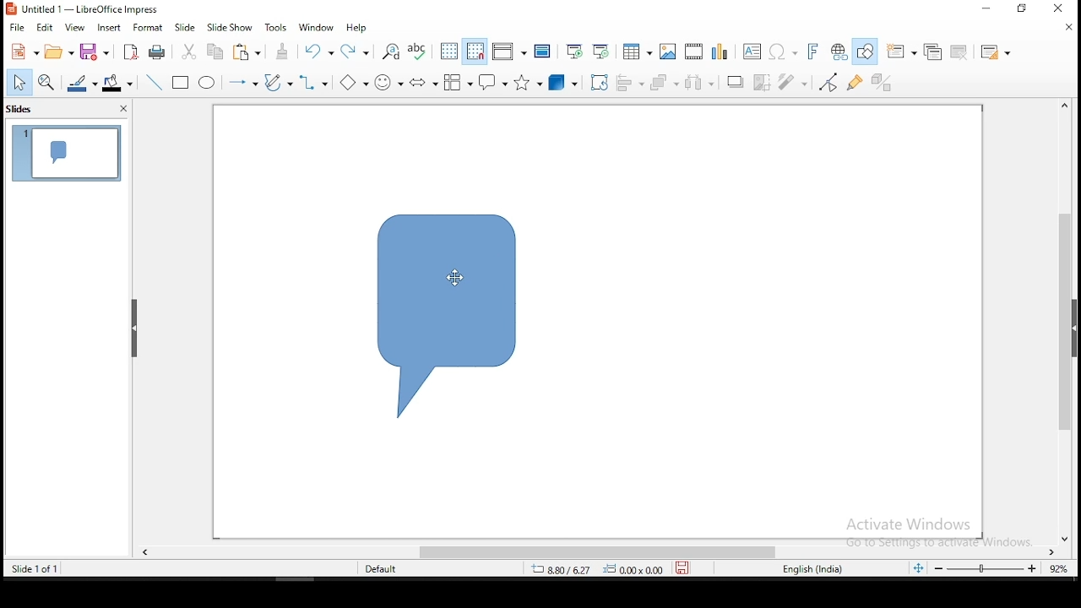 This screenshot has height=608, width=1081. Describe the element at coordinates (278, 83) in the screenshot. I see `curves and polygons` at that location.